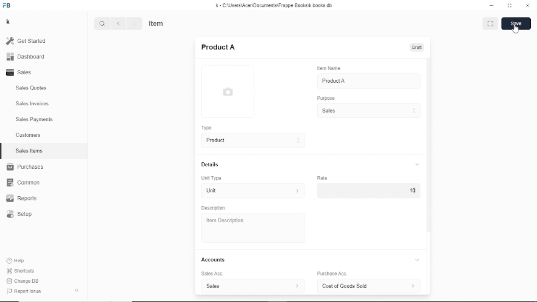  Describe the element at coordinates (251, 191) in the screenshot. I see `Unit` at that location.